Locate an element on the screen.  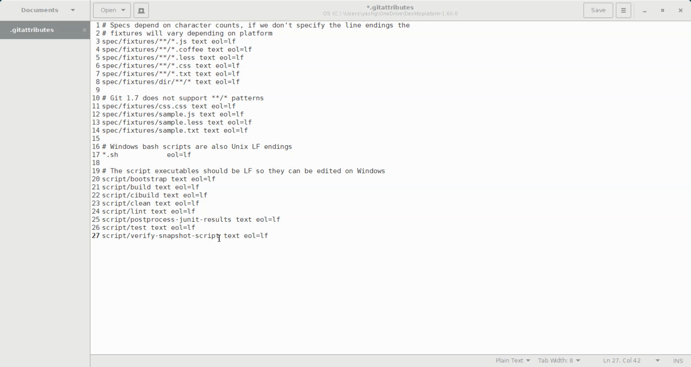
Close Folder is located at coordinates (84, 30).